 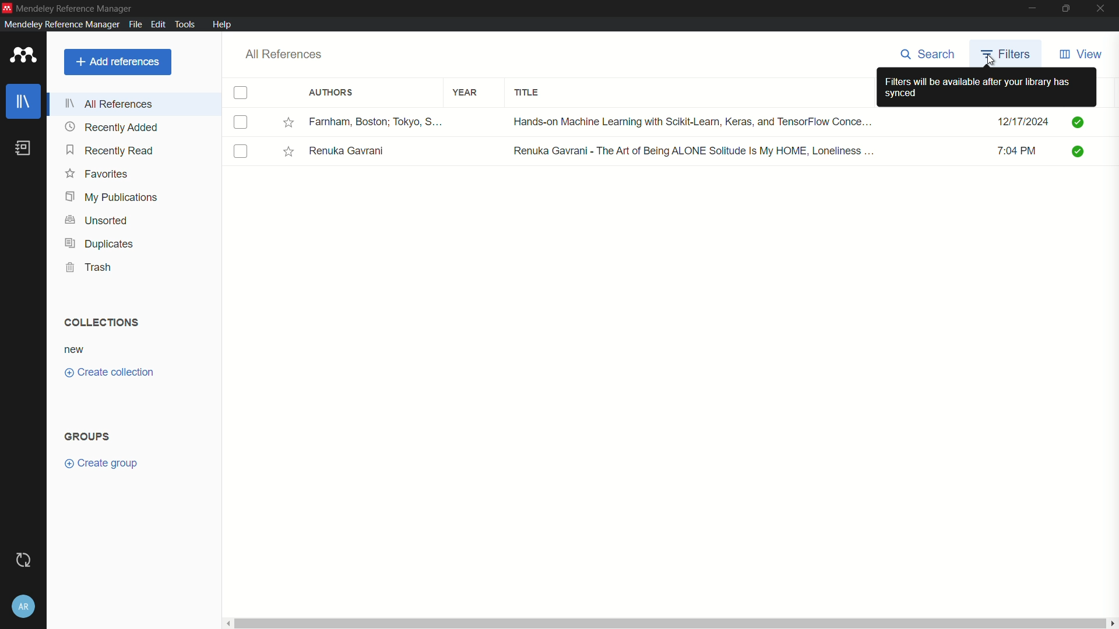 I want to click on duplicates, so click(x=100, y=243).